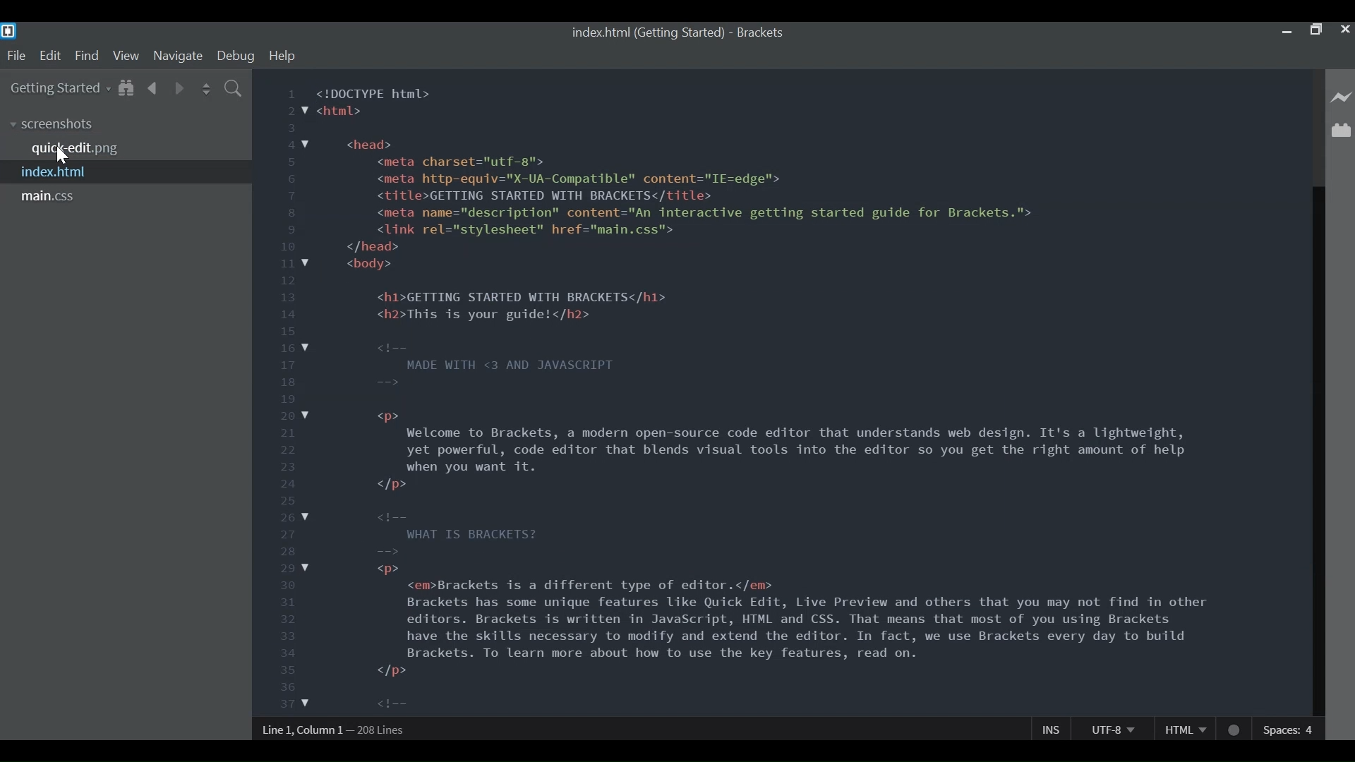 The image size is (1355, 762). Describe the element at coordinates (62, 125) in the screenshot. I see `screenshots` at that location.